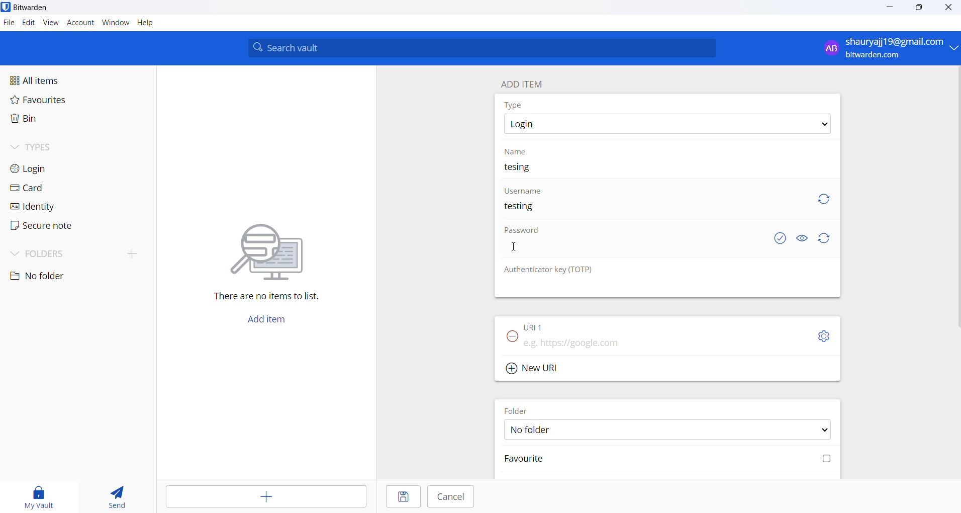 The height and width of the screenshot is (513, 961). Describe the element at coordinates (68, 276) in the screenshot. I see `no folder` at that location.